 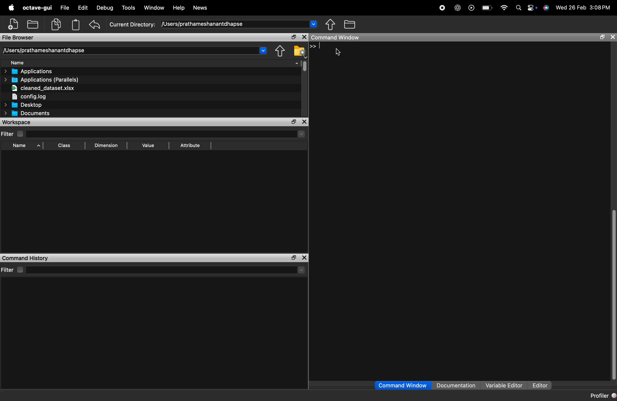 What do you see at coordinates (28, 97) in the screenshot?
I see `config.log` at bounding box center [28, 97].